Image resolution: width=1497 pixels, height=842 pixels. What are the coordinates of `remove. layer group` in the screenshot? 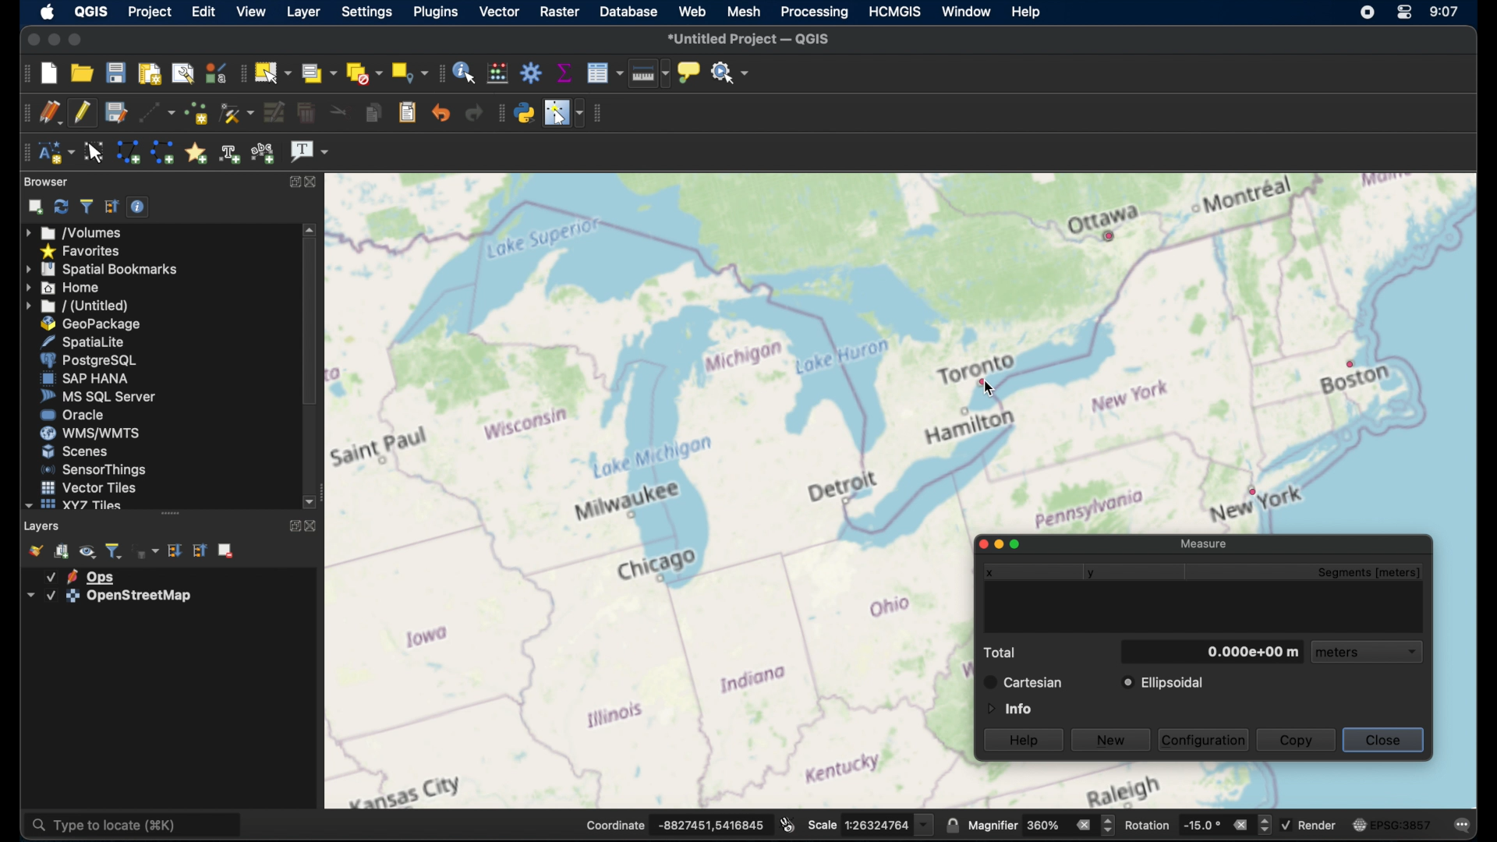 It's located at (227, 552).